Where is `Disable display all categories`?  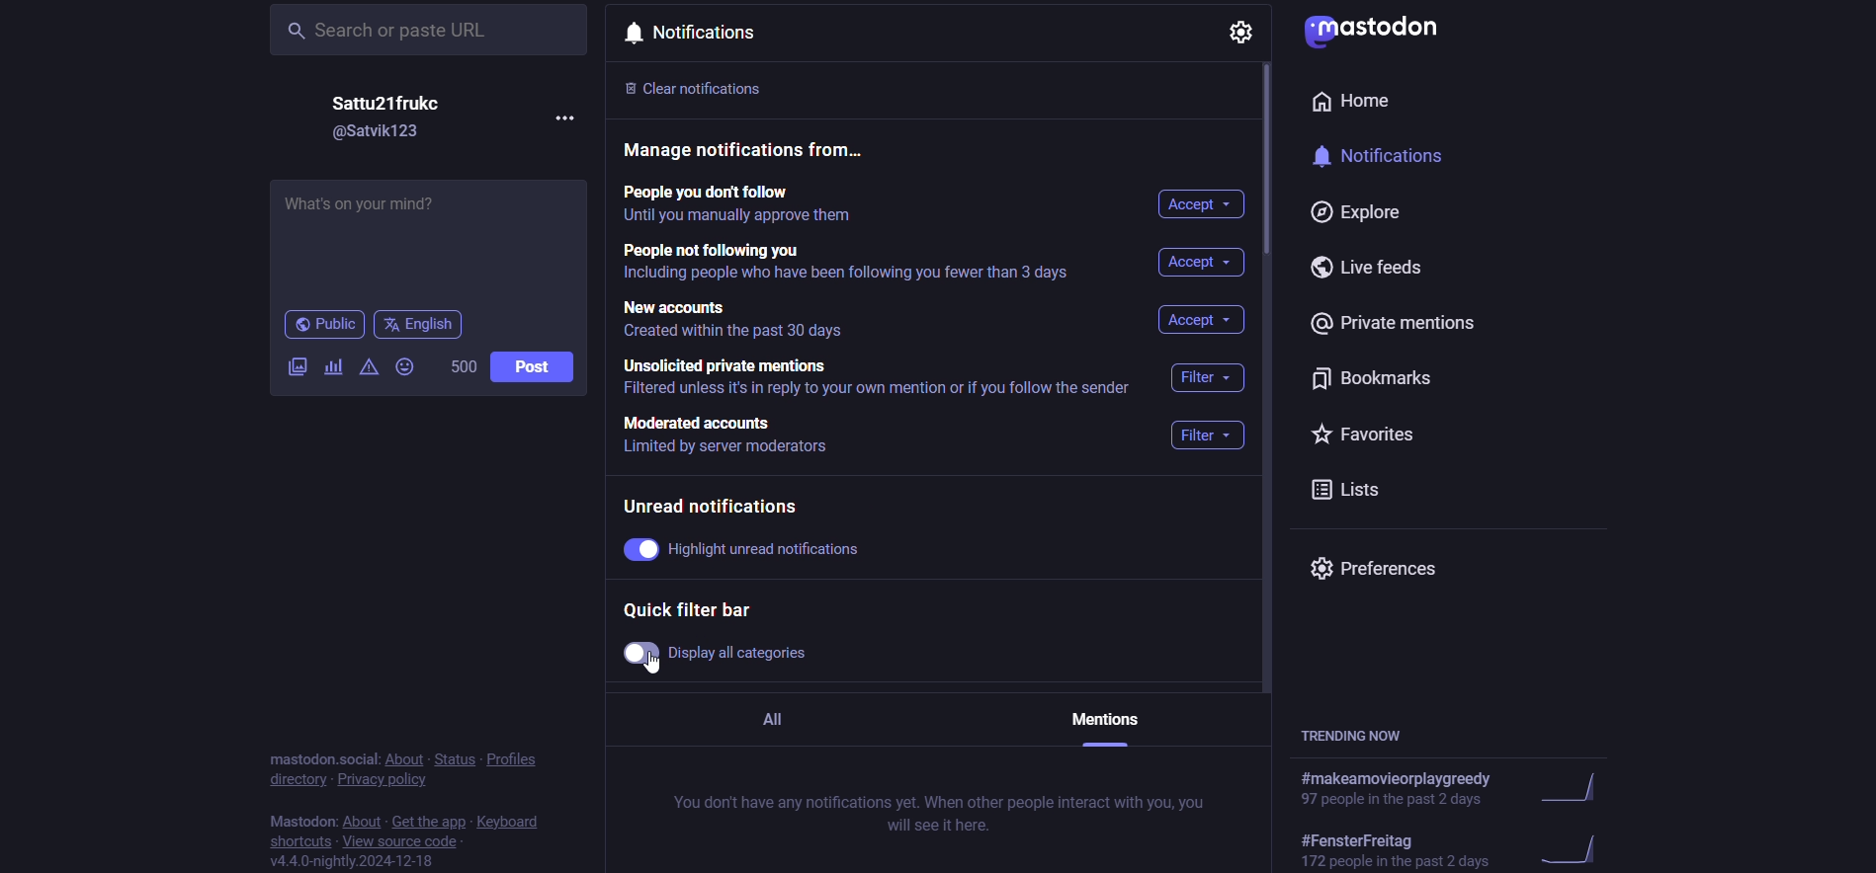
Disable display all categories is located at coordinates (716, 654).